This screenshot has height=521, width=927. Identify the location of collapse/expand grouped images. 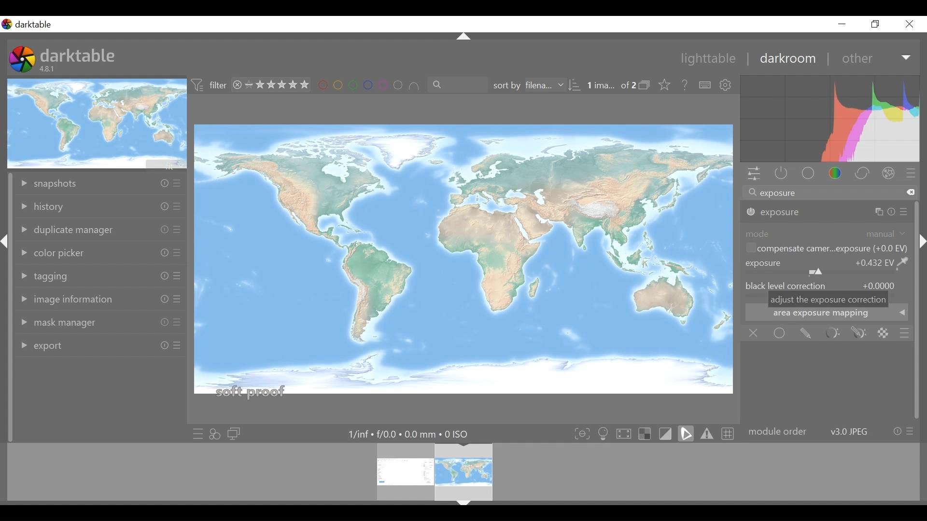
(647, 86).